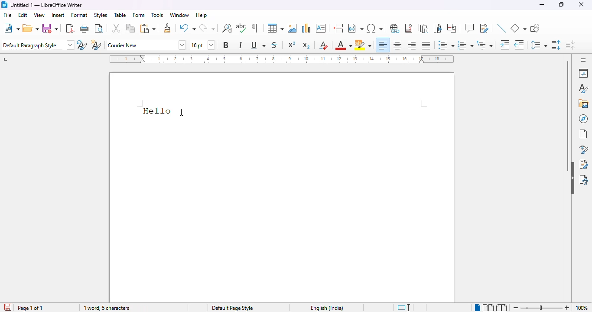  What do you see at coordinates (519, 45) in the screenshot?
I see `decrease indent` at bounding box center [519, 45].